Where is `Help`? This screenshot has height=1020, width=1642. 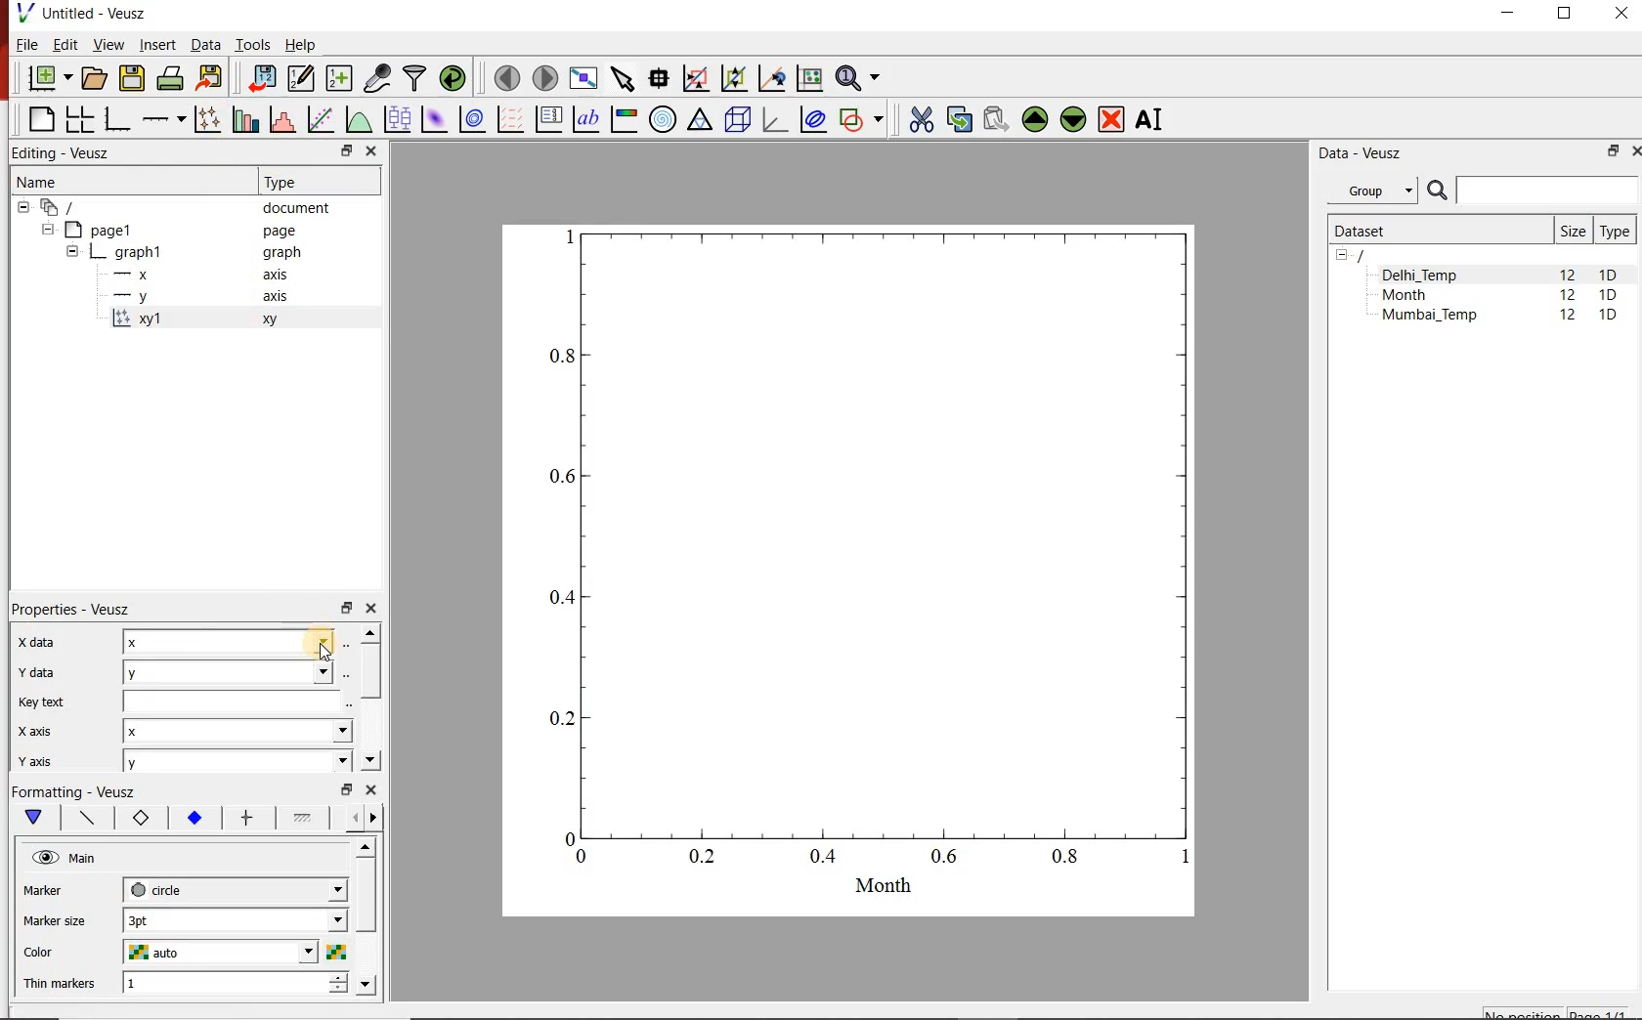 Help is located at coordinates (301, 44).